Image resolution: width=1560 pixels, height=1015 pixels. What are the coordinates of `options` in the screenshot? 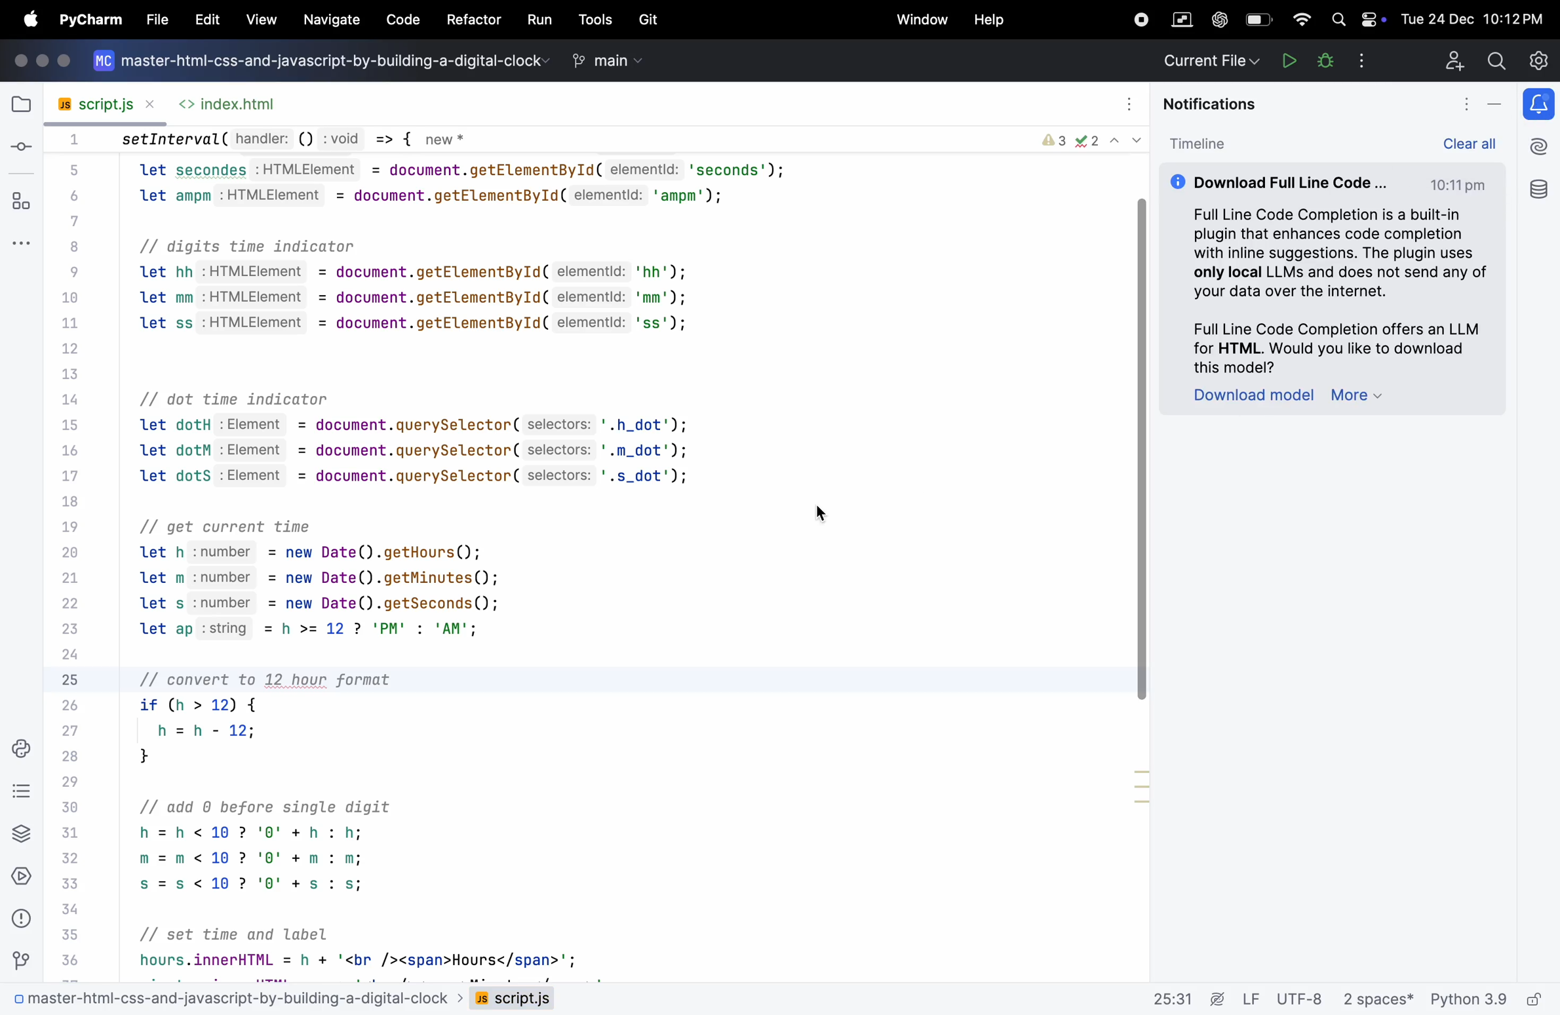 It's located at (1361, 60).